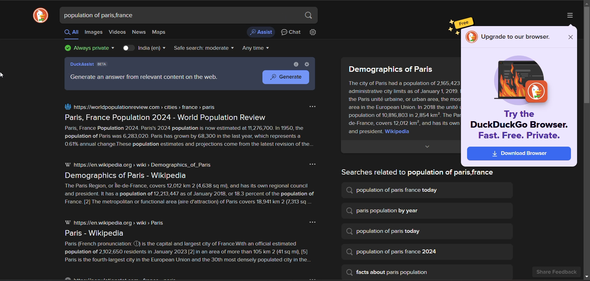  Describe the element at coordinates (568, 36) in the screenshot. I see `close` at that location.